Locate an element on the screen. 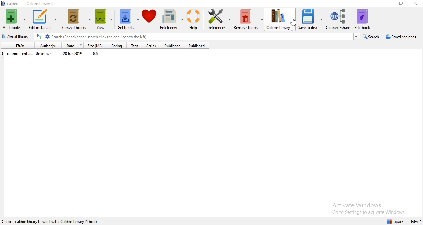 The height and width of the screenshot is (225, 423). Connect/share is located at coordinates (338, 19).